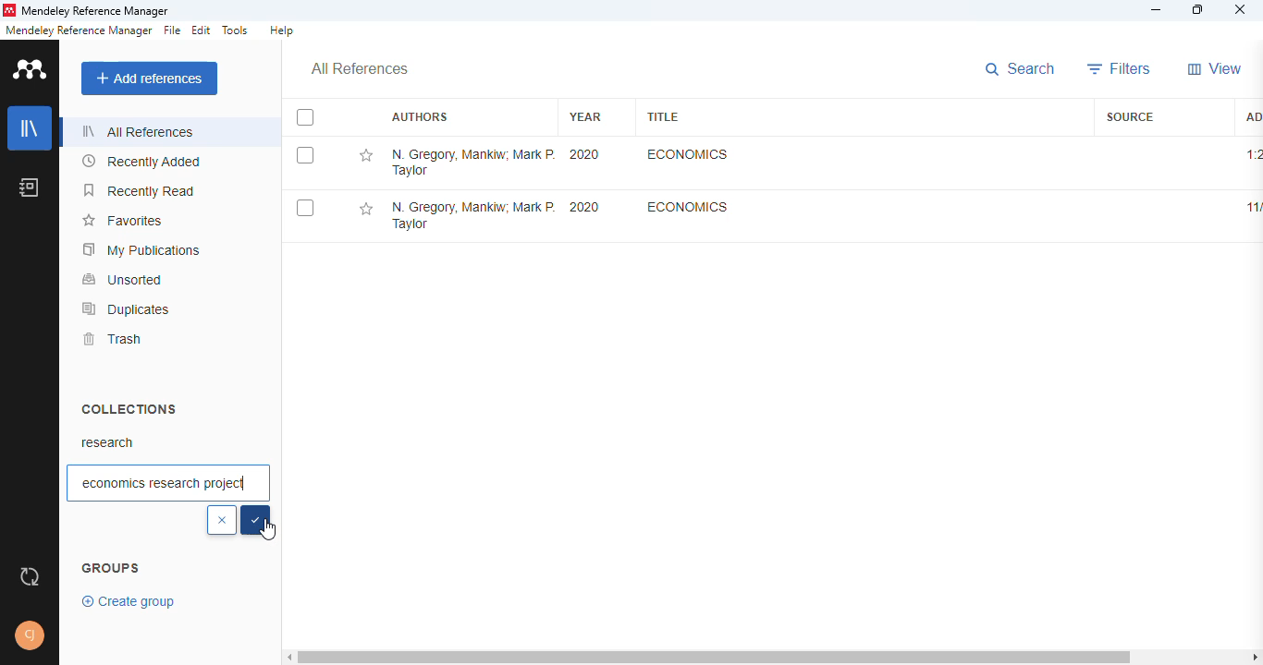 Image resolution: width=1263 pixels, height=665 pixels. I want to click on all references, so click(360, 69).